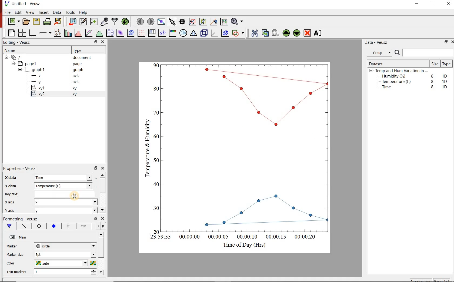  I want to click on plot box plots, so click(110, 33).